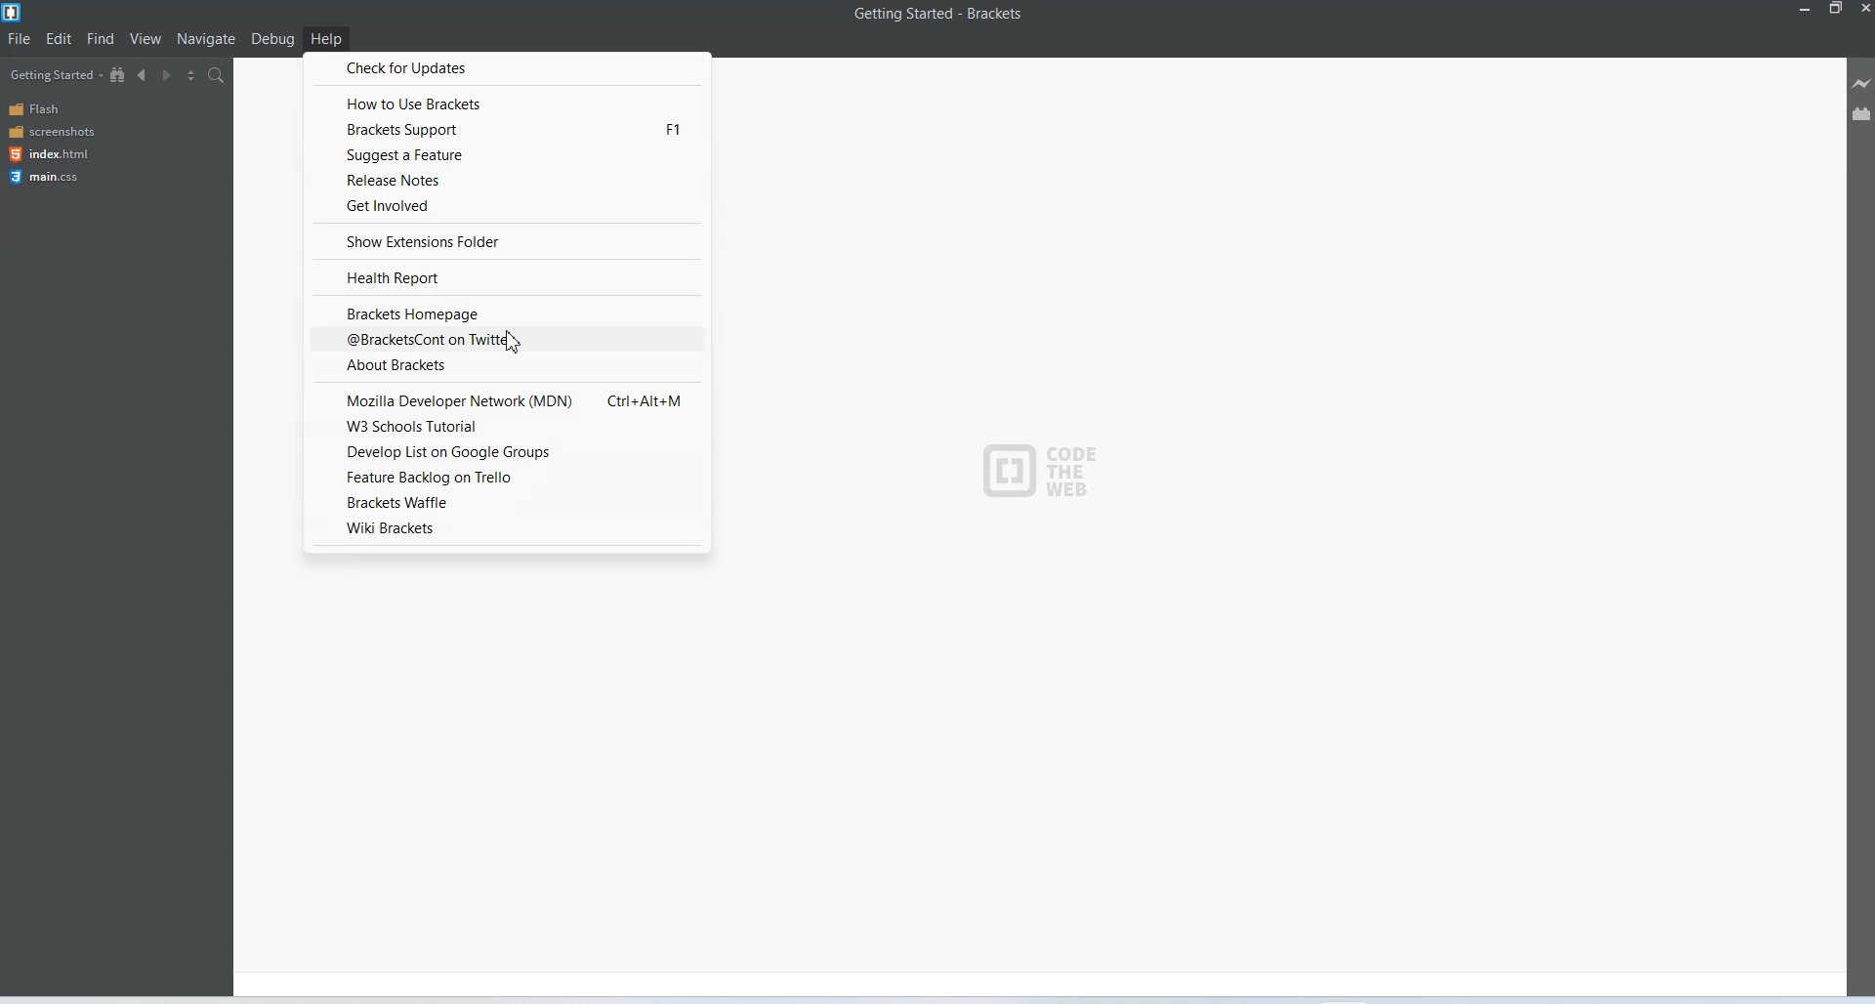 The image size is (1875, 1004). What do you see at coordinates (506, 100) in the screenshot?
I see `How to use brackets` at bounding box center [506, 100].